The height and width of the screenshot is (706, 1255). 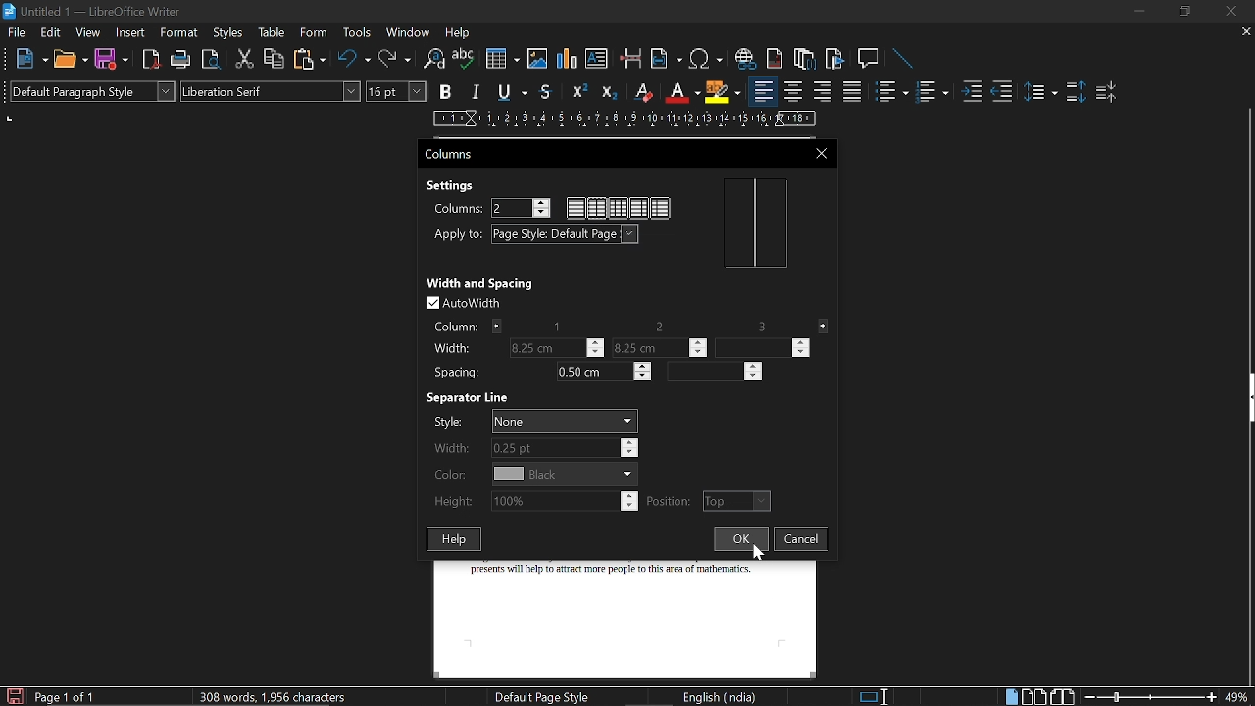 I want to click on Align left, so click(x=763, y=91).